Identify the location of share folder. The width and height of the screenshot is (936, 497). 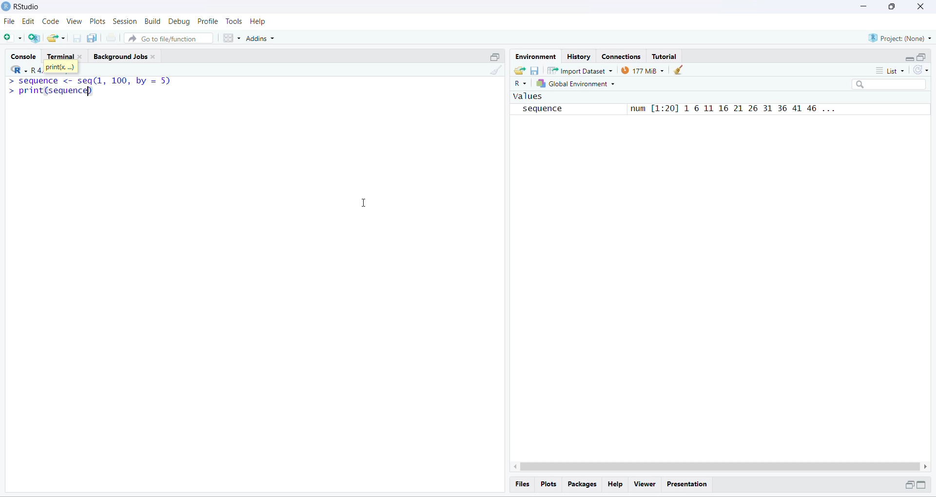
(520, 71).